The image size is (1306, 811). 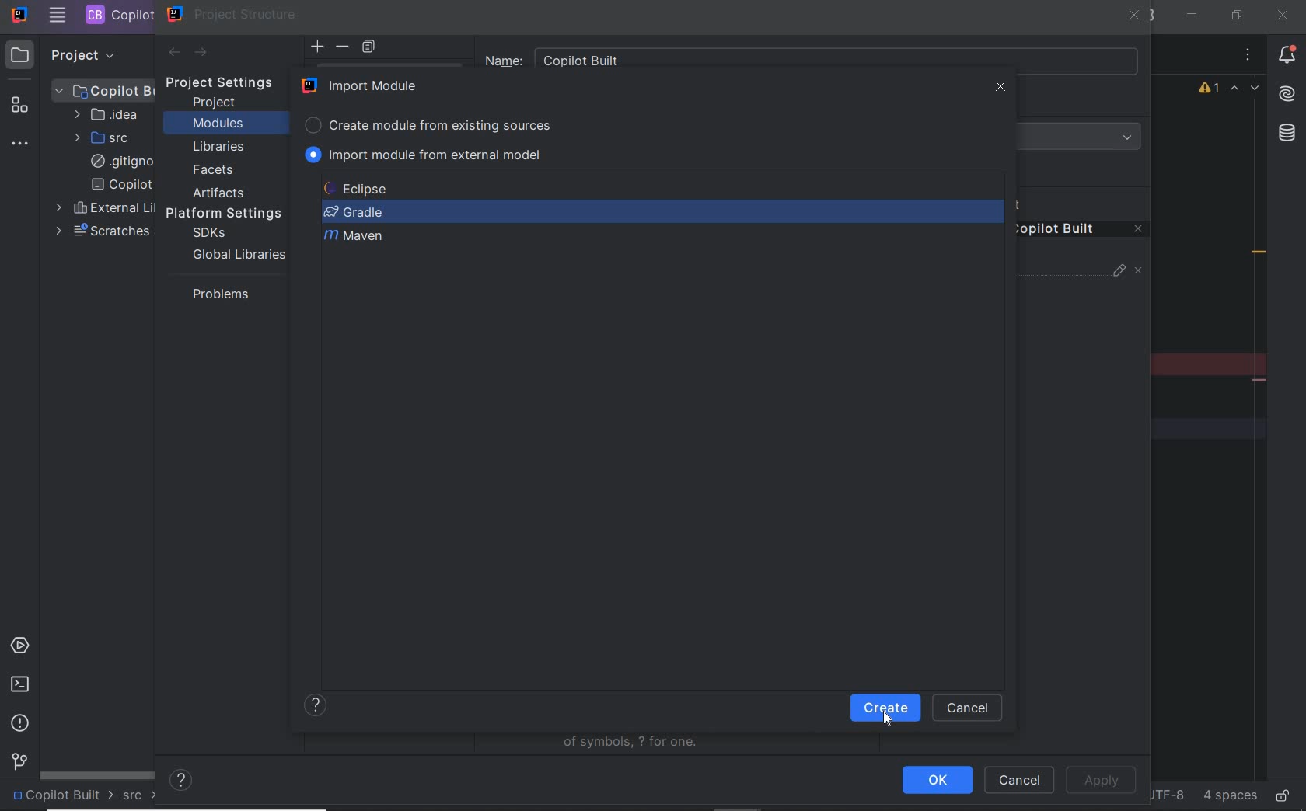 What do you see at coordinates (1193, 15) in the screenshot?
I see `minimize` at bounding box center [1193, 15].